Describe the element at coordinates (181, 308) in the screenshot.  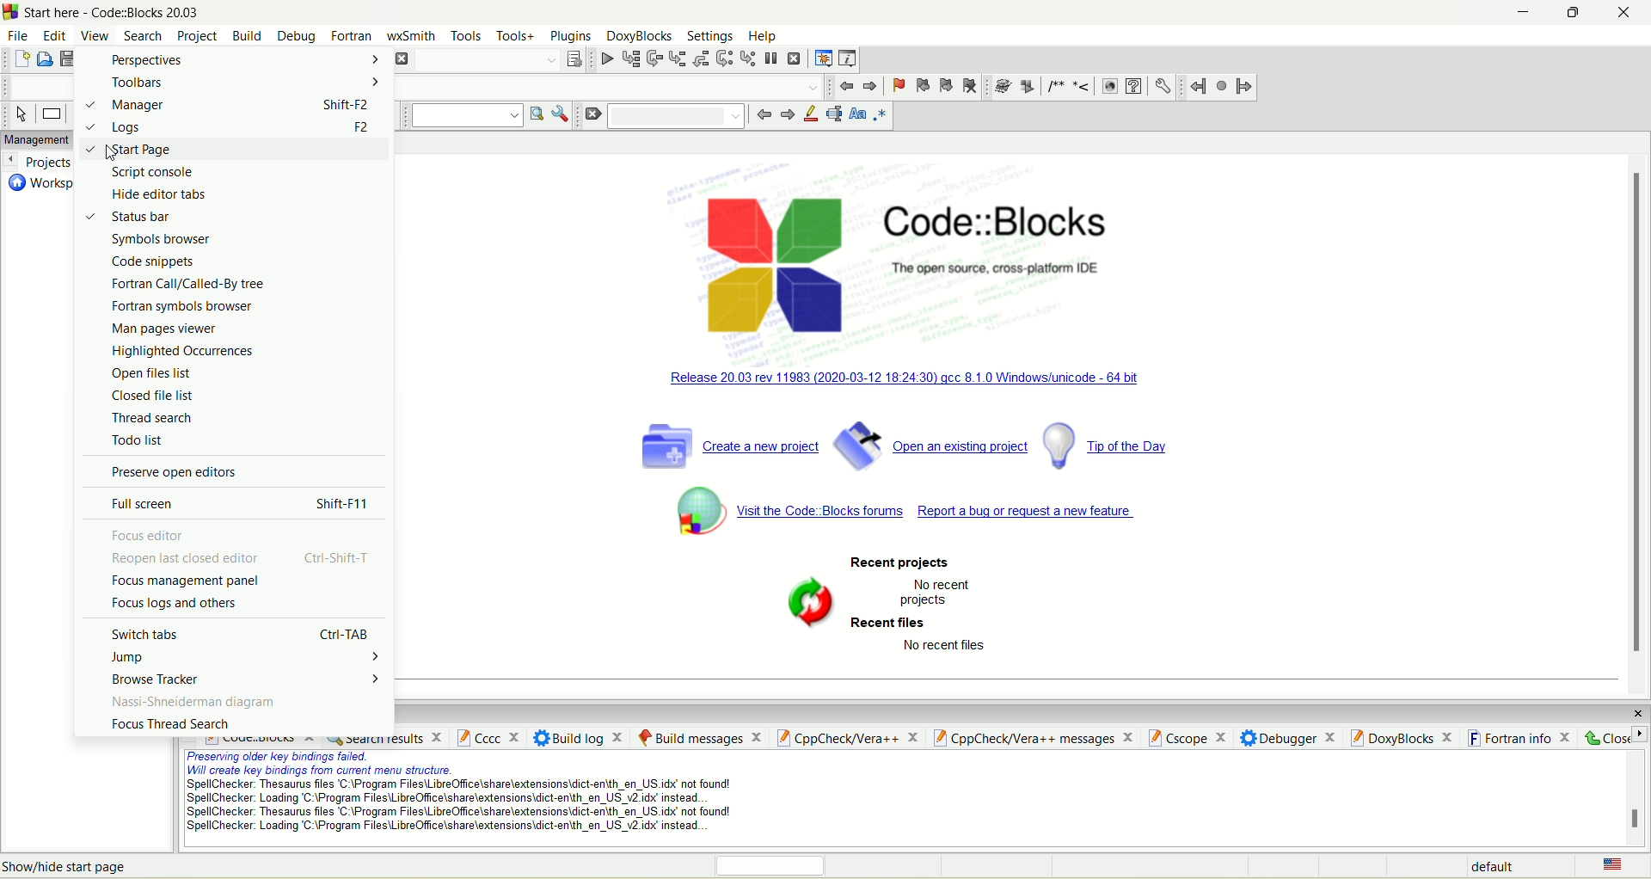
I see `fortran symbols browser` at that location.